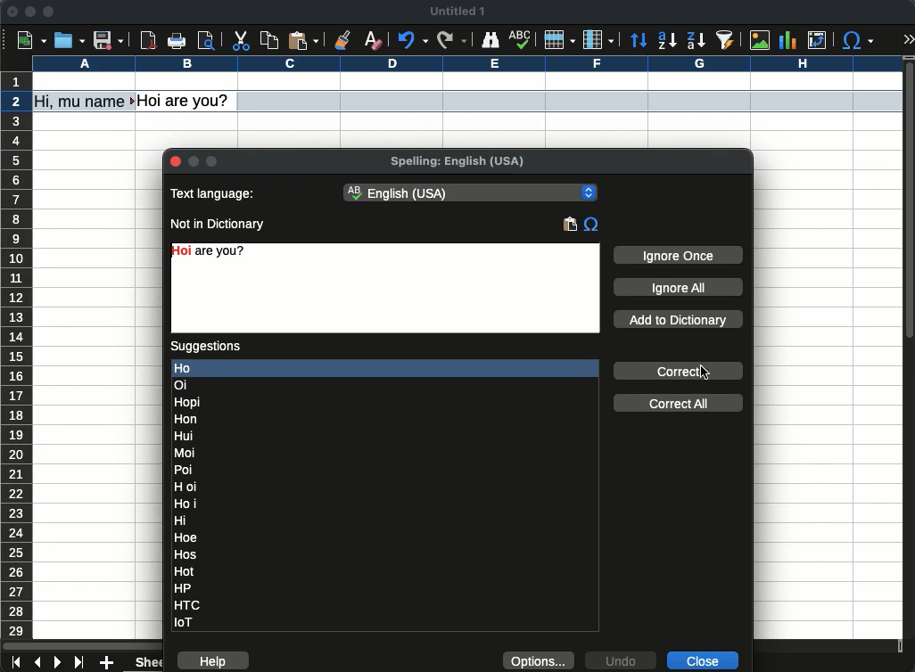 The image size is (915, 672). Describe the element at coordinates (570, 101) in the screenshot. I see `row selected` at that location.